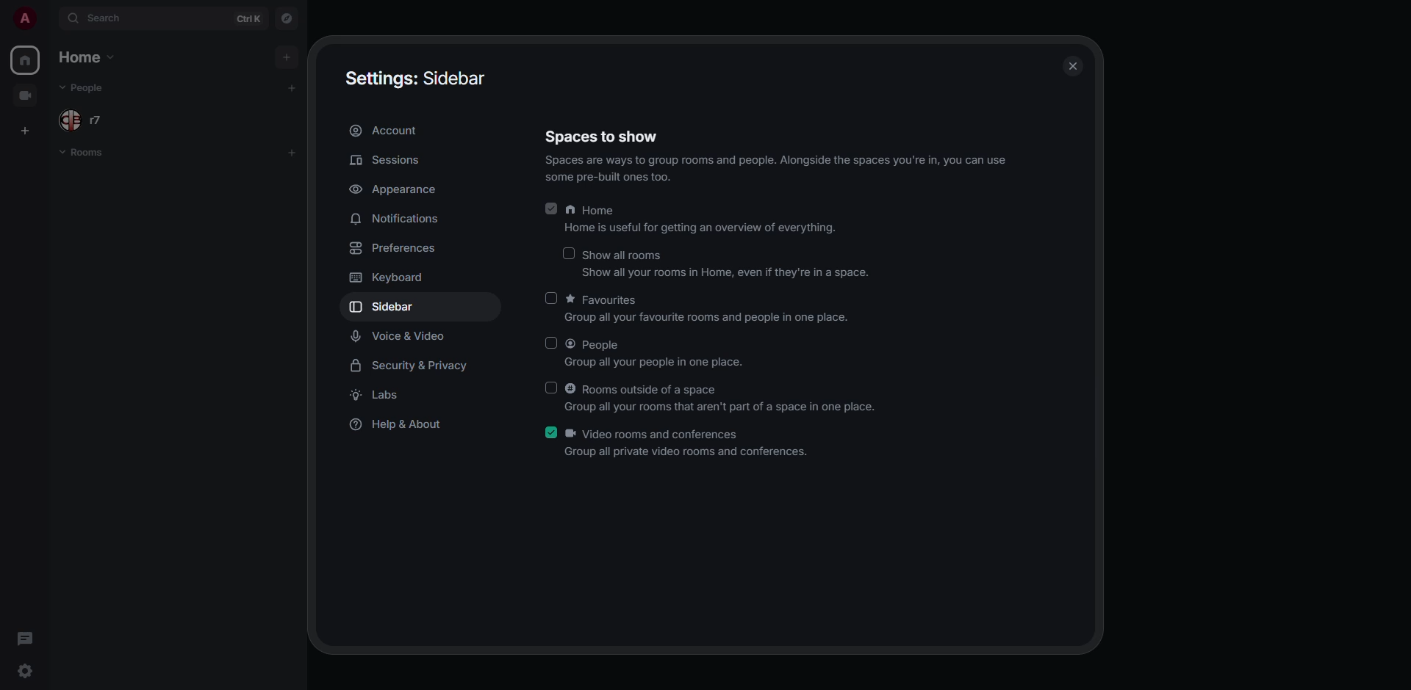  I want to click on create space, so click(25, 133).